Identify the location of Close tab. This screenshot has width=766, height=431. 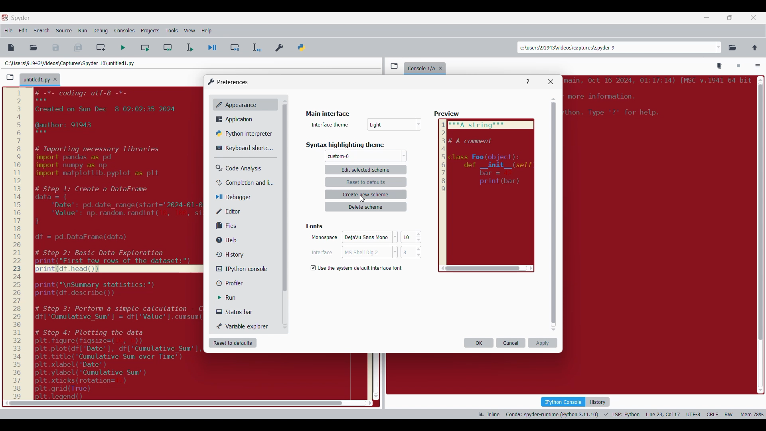
(753, 18).